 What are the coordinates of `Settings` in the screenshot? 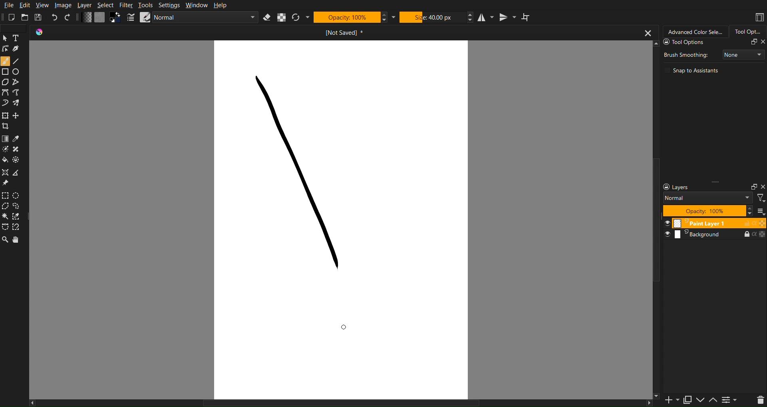 It's located at (731, 401).